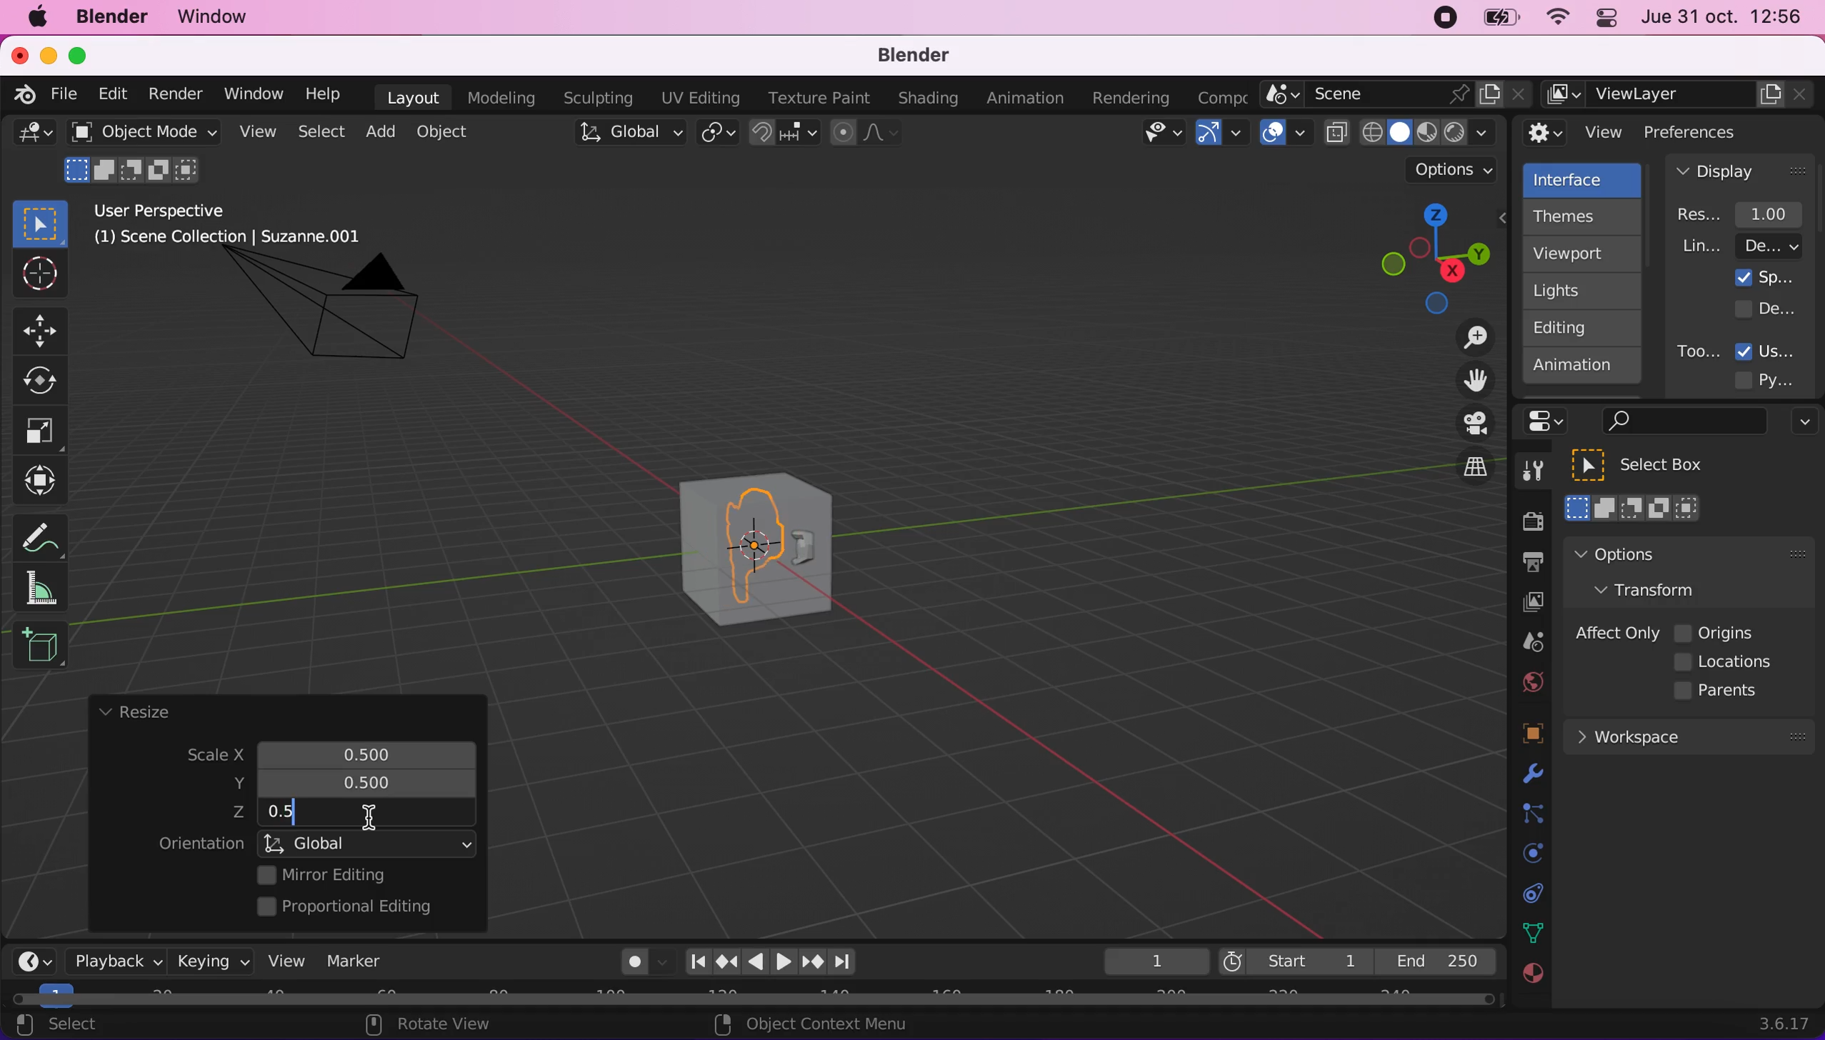 Image resolution: width=1825 pixels, height=1040 pixels. Describe the element at coordinates (413, 97) in the screenshot. I see `layout` at that location.